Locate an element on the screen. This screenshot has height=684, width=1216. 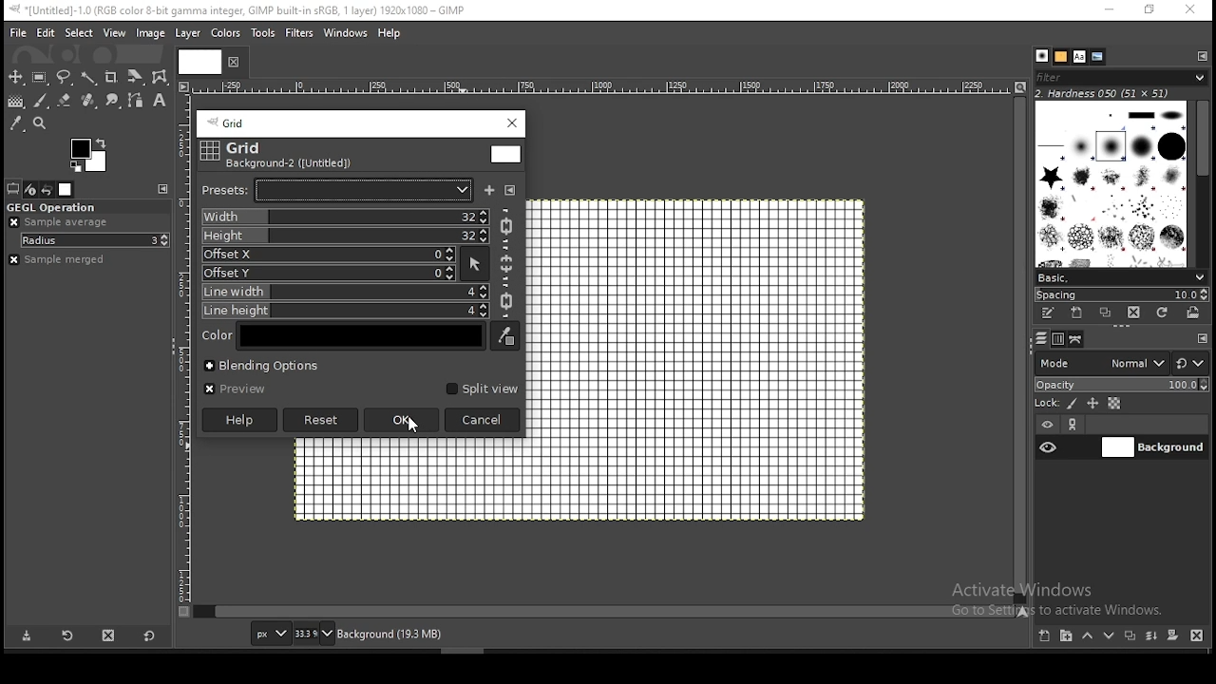
split view is located at coordinates (480, 389).